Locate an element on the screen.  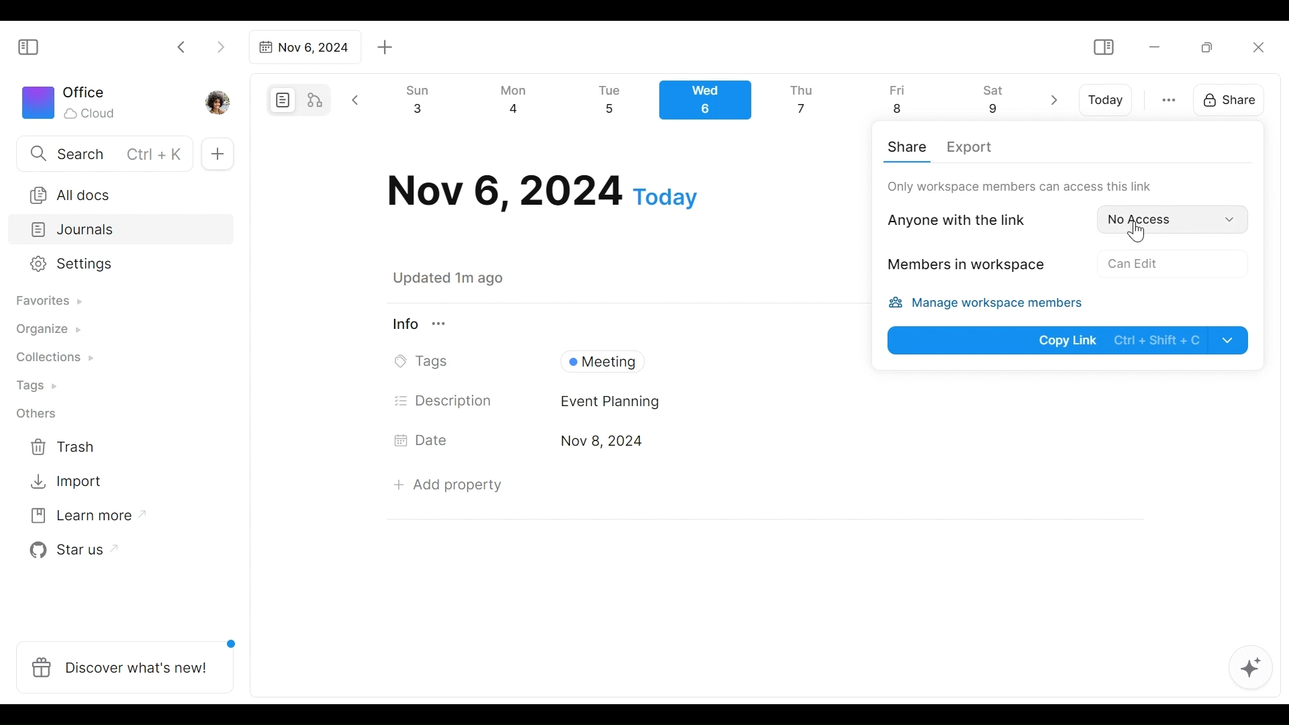
Learn more is located at coordinates (81, 518).